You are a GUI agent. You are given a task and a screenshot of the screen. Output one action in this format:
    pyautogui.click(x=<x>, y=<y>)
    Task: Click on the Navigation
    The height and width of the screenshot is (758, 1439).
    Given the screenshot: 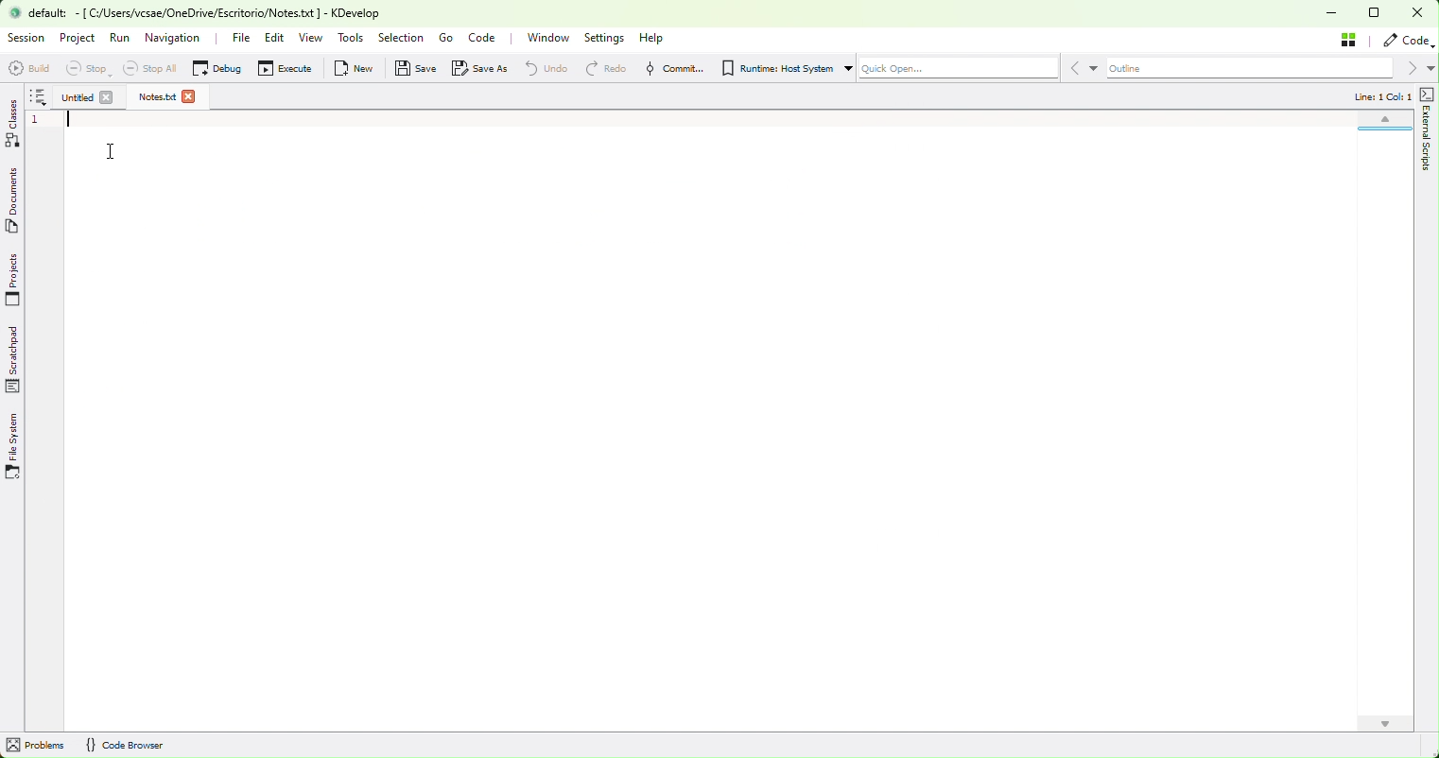 What is the action you would take?
    pyautogui.click(x=172, y=40)
    